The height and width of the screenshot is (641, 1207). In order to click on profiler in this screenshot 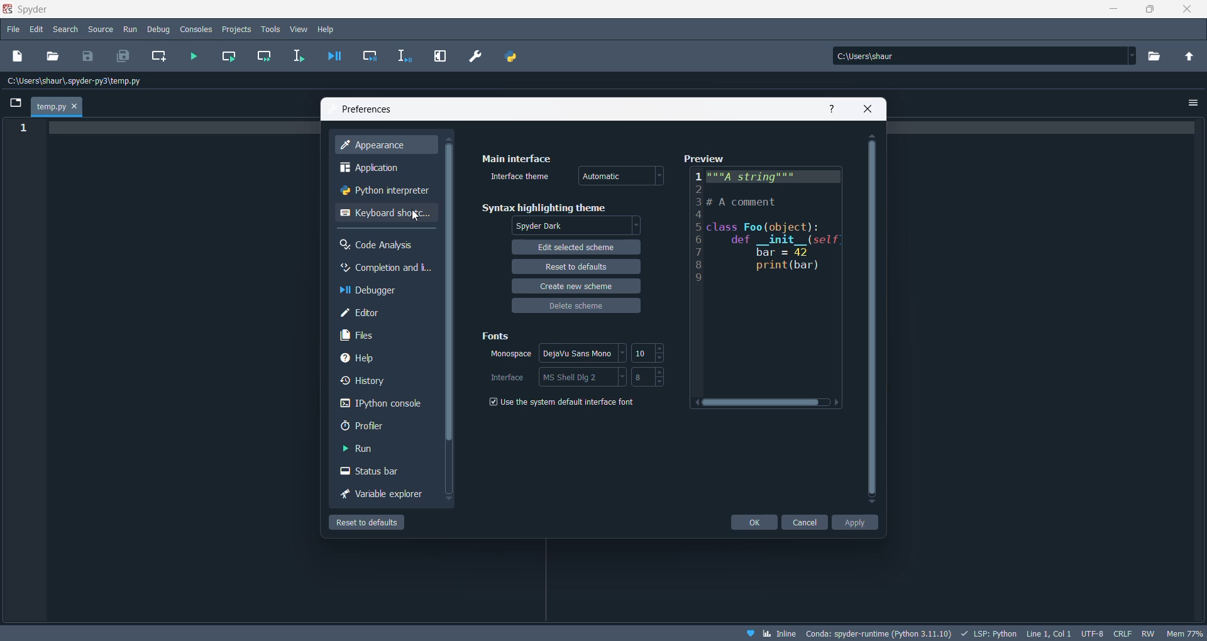, I will do `click(374, 429)`.